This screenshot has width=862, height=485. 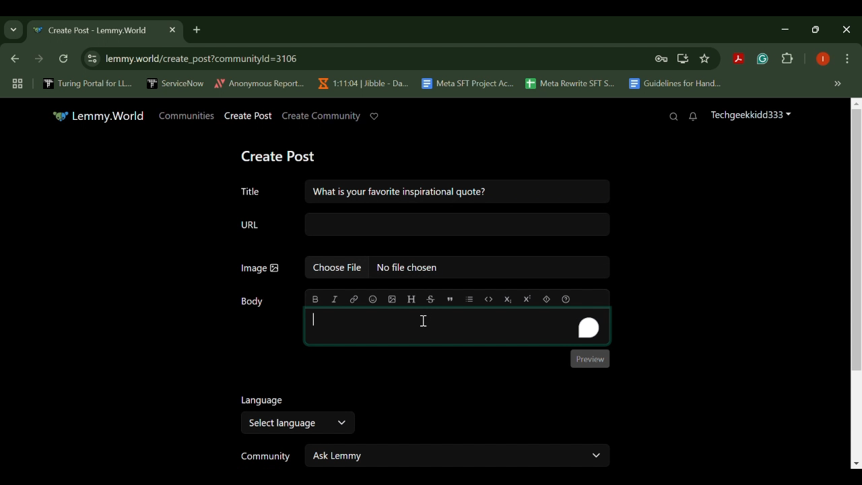 What do you see at coordinates (248, 117) in the screenshot?
I see `Create Post` at bounding box center [248, 117].